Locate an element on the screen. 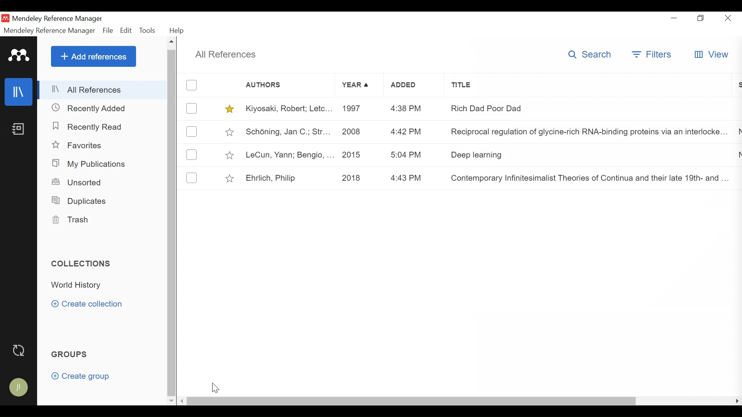 The width and height of the screenshot is (742, 417). Duplicates is located at coordinates (80, 201).